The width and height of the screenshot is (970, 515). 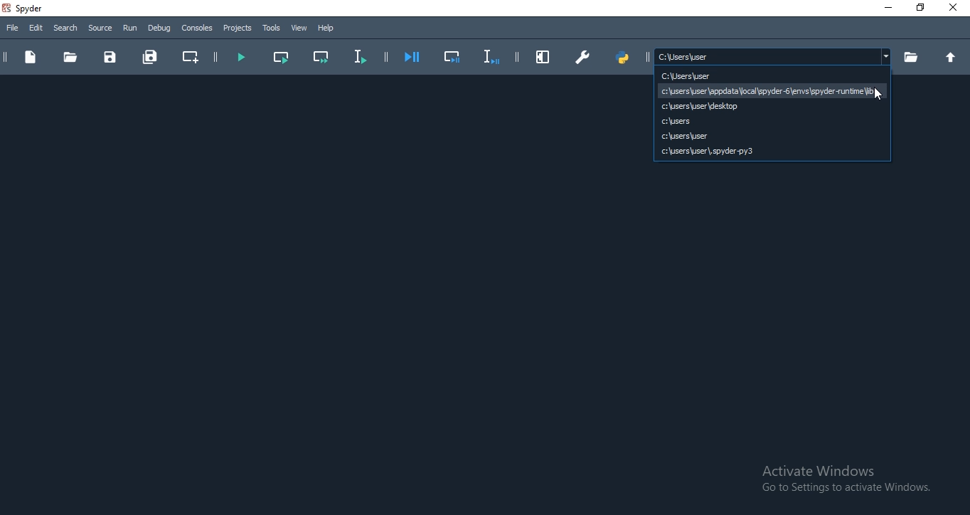 What do you see at coordinates (920, 9) in the screenshot?
I see `Restore` at bounding box center [920, 9].